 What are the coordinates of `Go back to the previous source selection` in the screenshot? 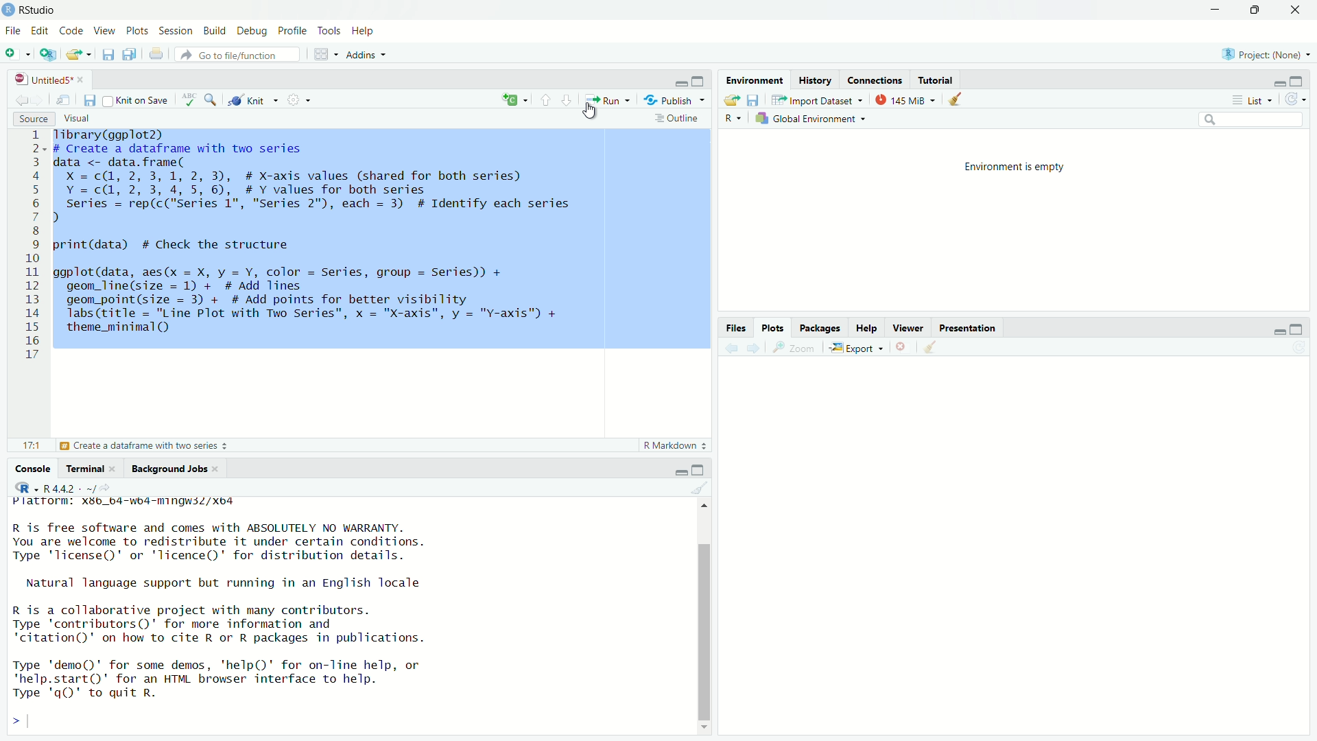 It's located at (930, 347).